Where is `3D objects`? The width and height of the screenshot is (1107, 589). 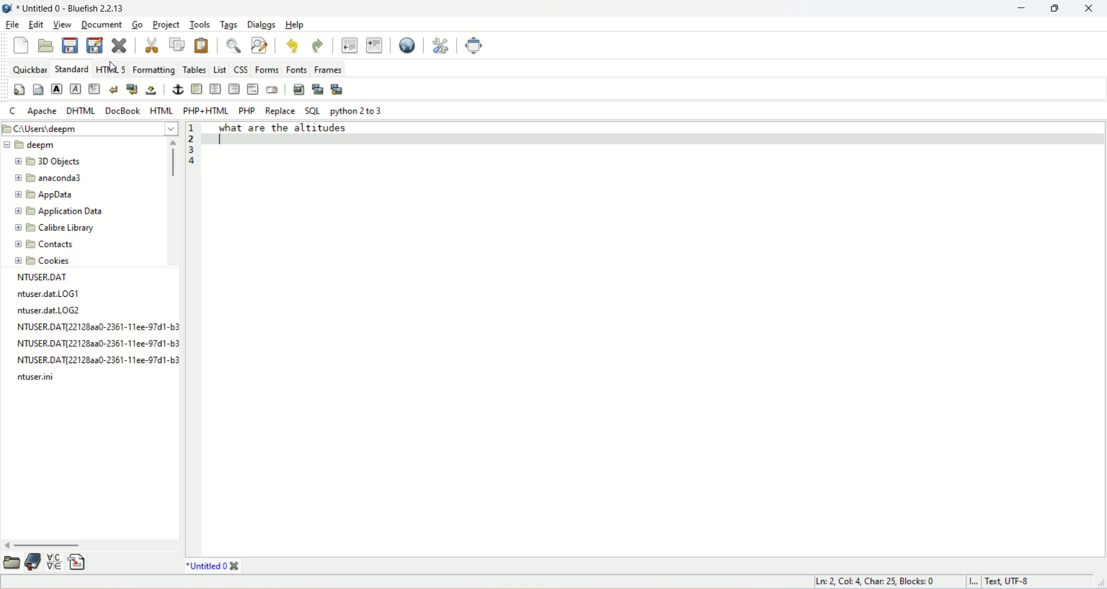
3D objects is located at coordinates (51, 163).